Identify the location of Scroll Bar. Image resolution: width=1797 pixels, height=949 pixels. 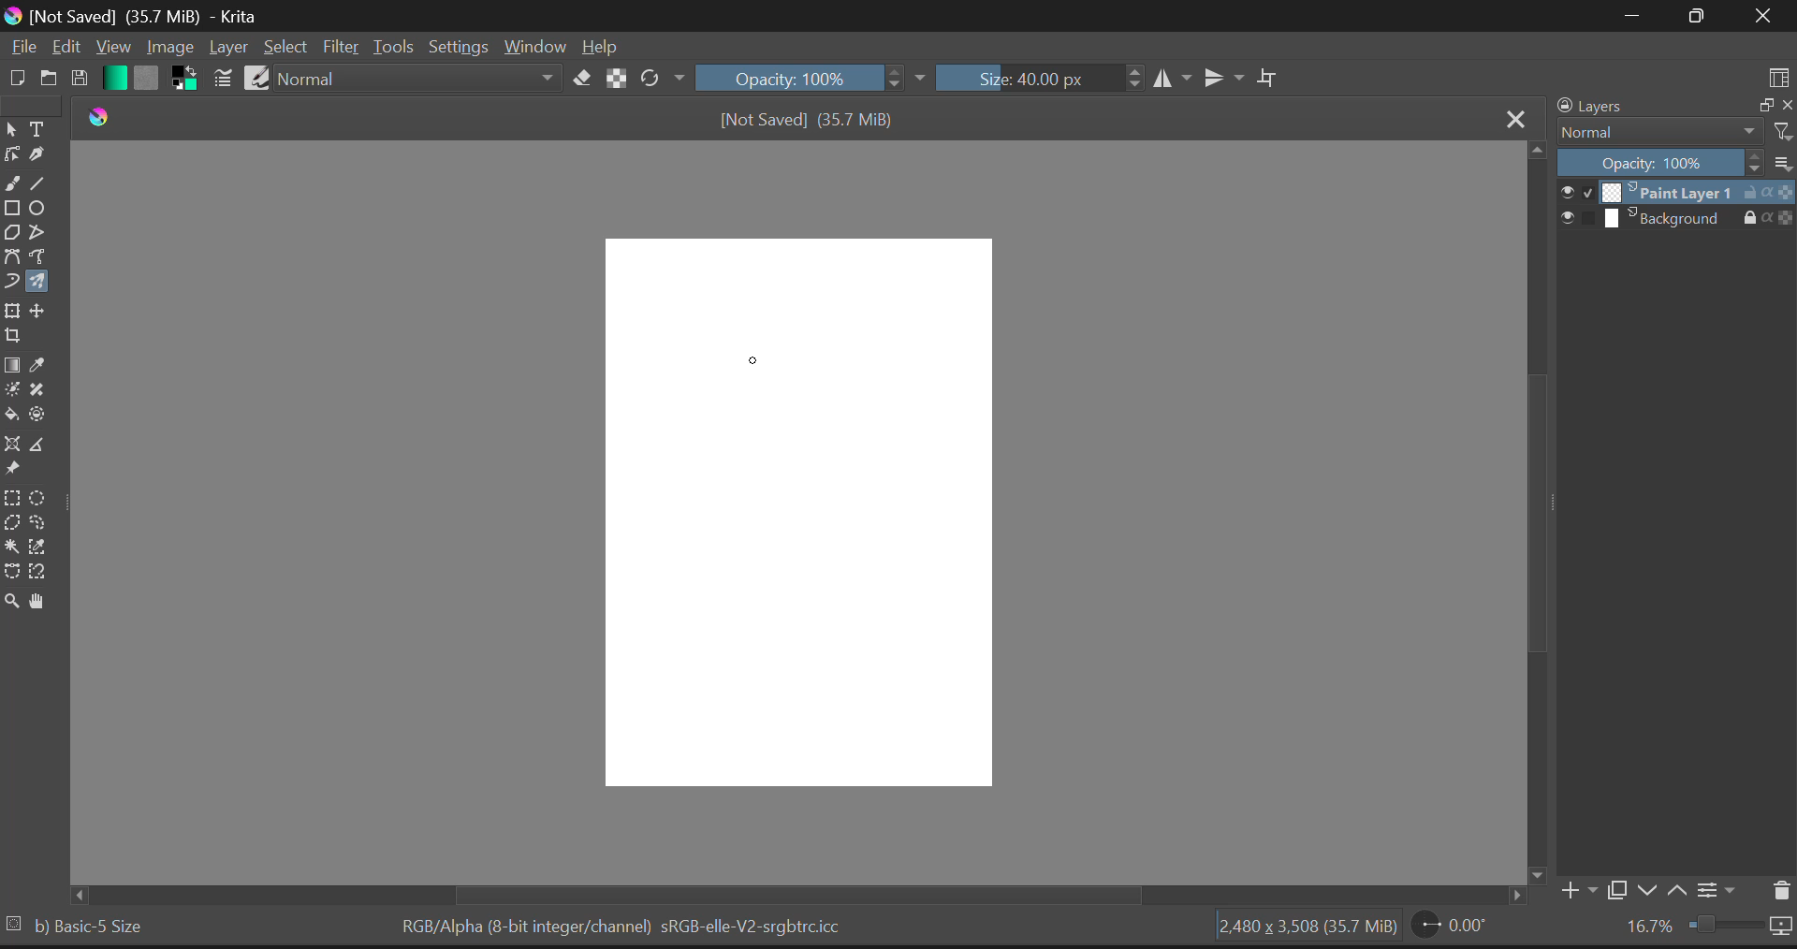
(1537, 499).